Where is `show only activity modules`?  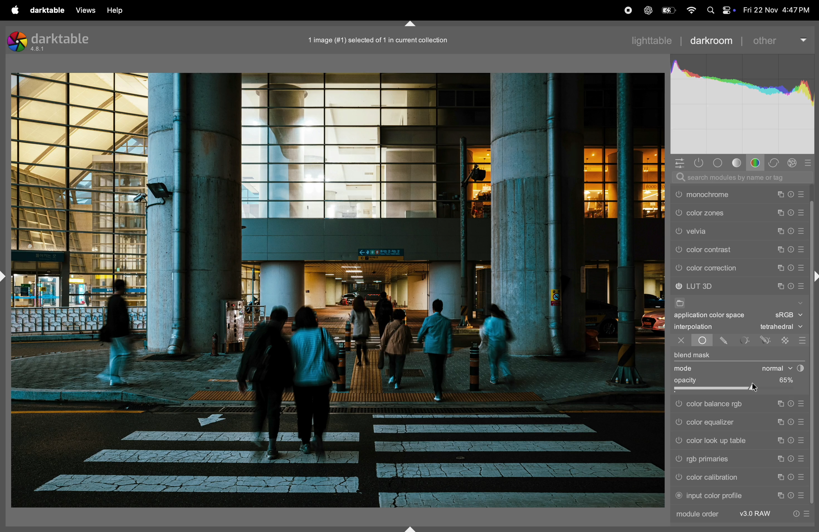
show only activity modules is located at coordinates (699, 163).